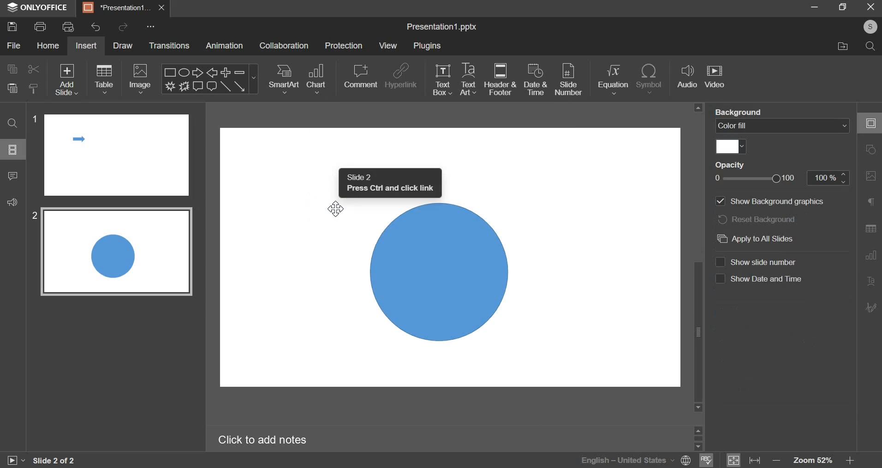  Describe the element at coordinates (240, 86) in the screenshot. I see `Arrow` at that location.